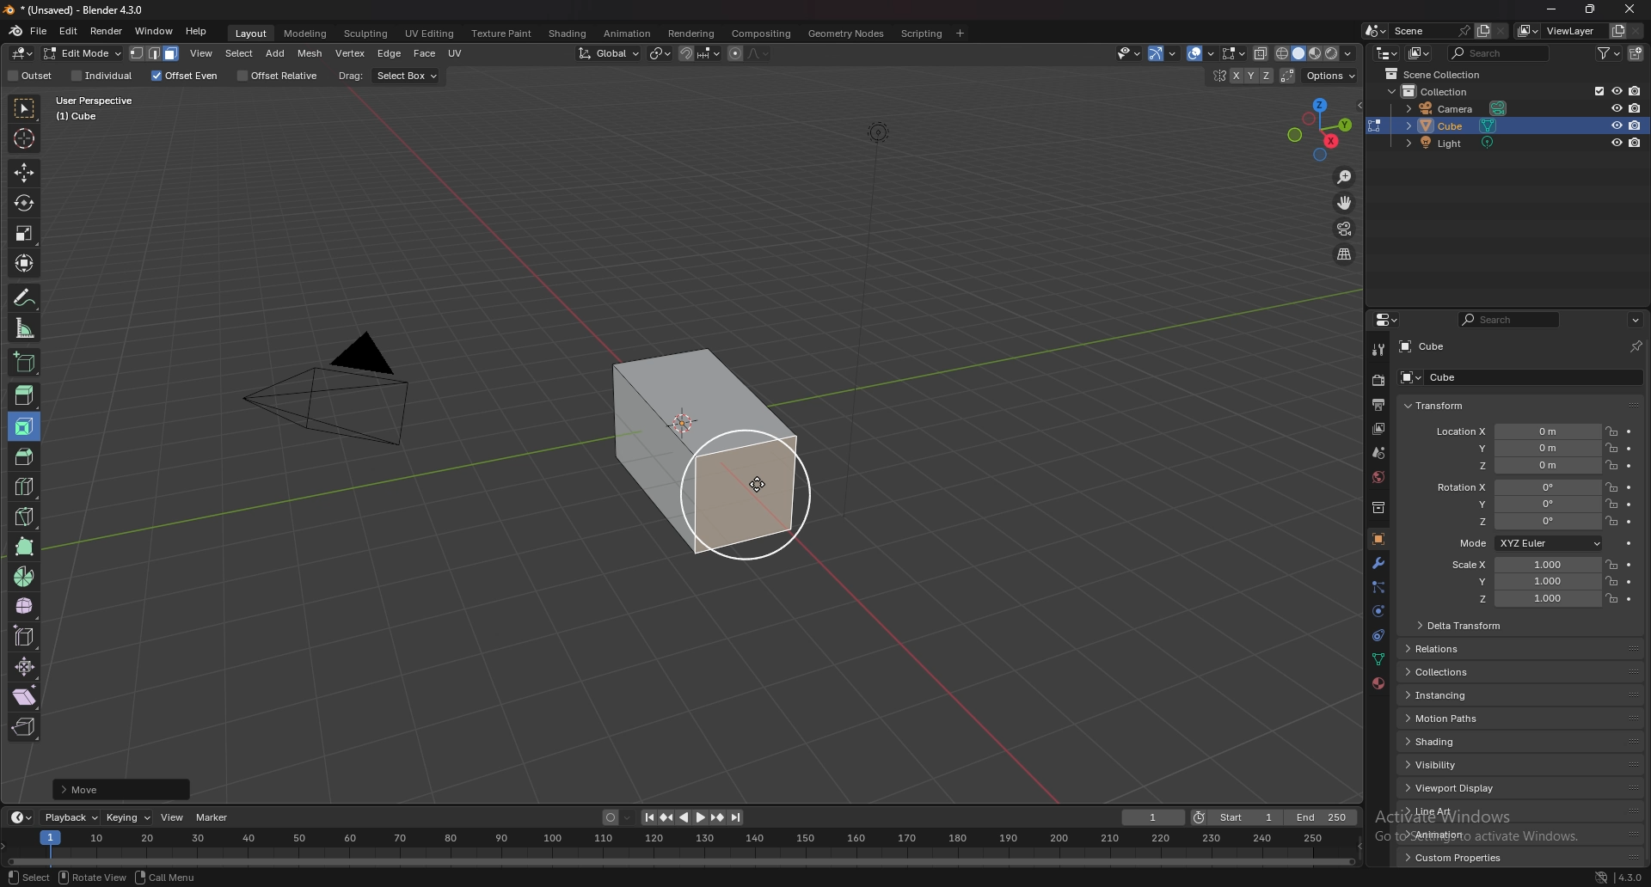 The image size is (1651, 887). Describe the element at coordinates (1433, 376) in the screenshot. I see `cube` at that location.